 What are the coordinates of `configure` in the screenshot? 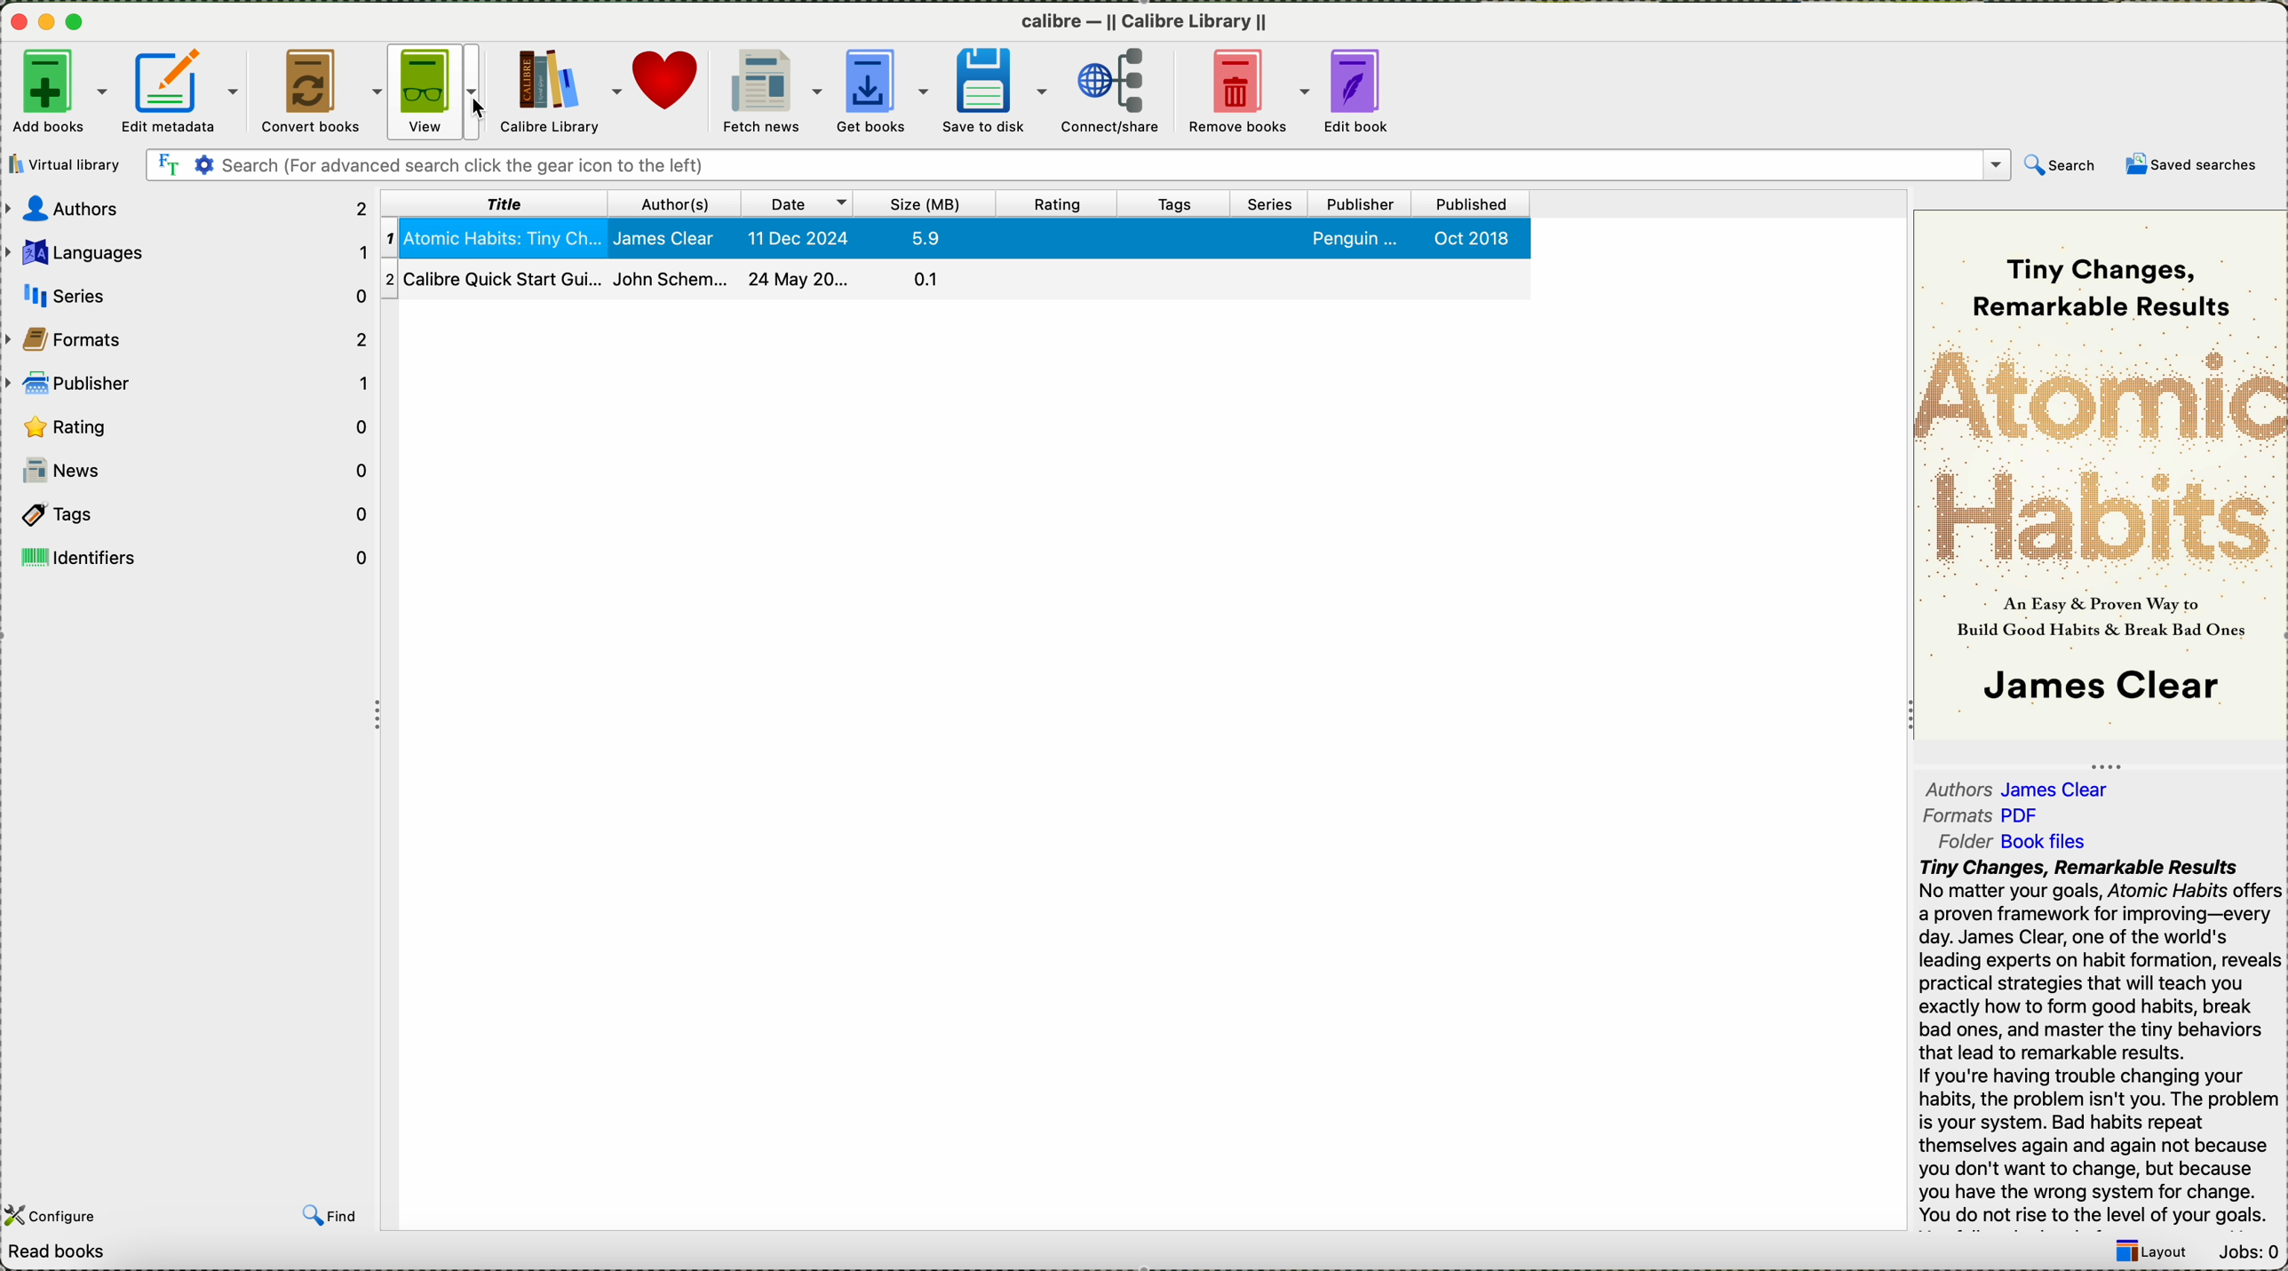 It's located at (70, 1219).